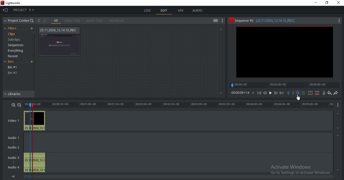 This screenshot has height=180, width=344. Describe the element at coordinates (289, 93) in the screenshot. I see `add a in mark` at that location.